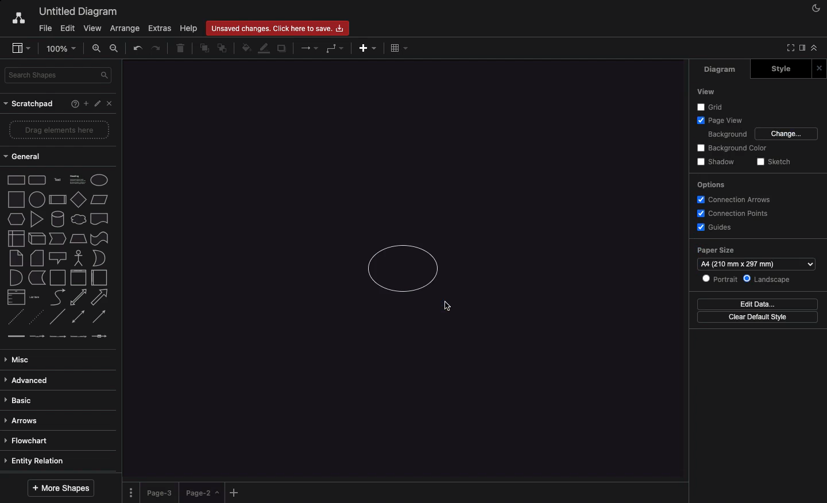  I want to click on Collapse, so click(814, 48).